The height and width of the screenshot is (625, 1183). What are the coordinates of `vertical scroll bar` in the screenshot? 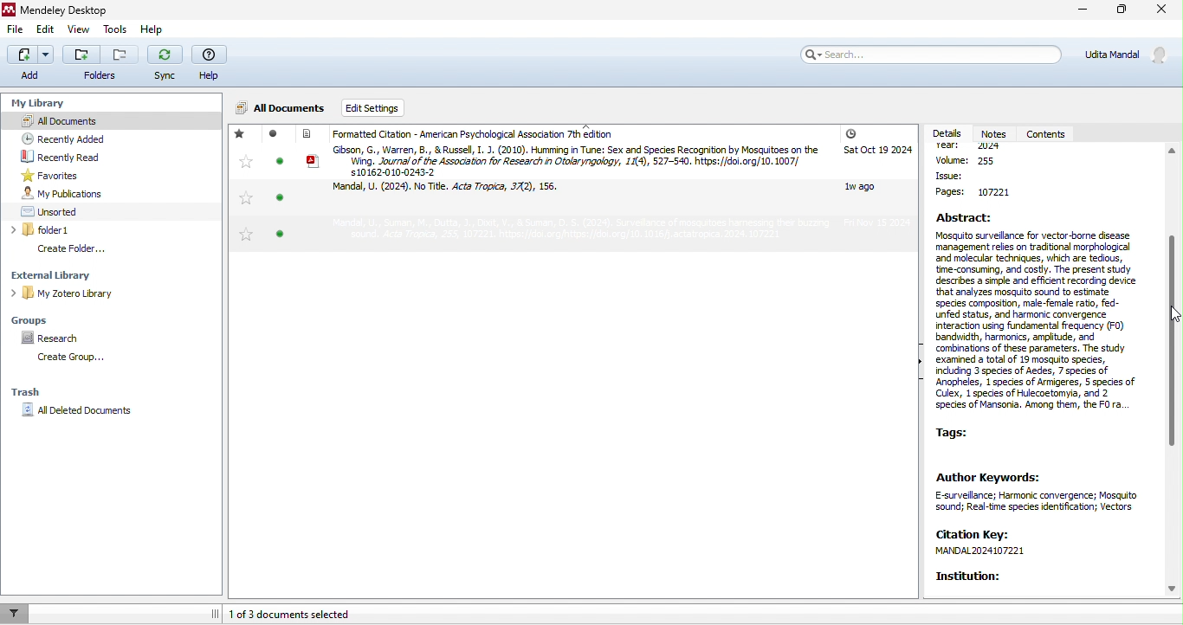 It's located at (1172, 334).